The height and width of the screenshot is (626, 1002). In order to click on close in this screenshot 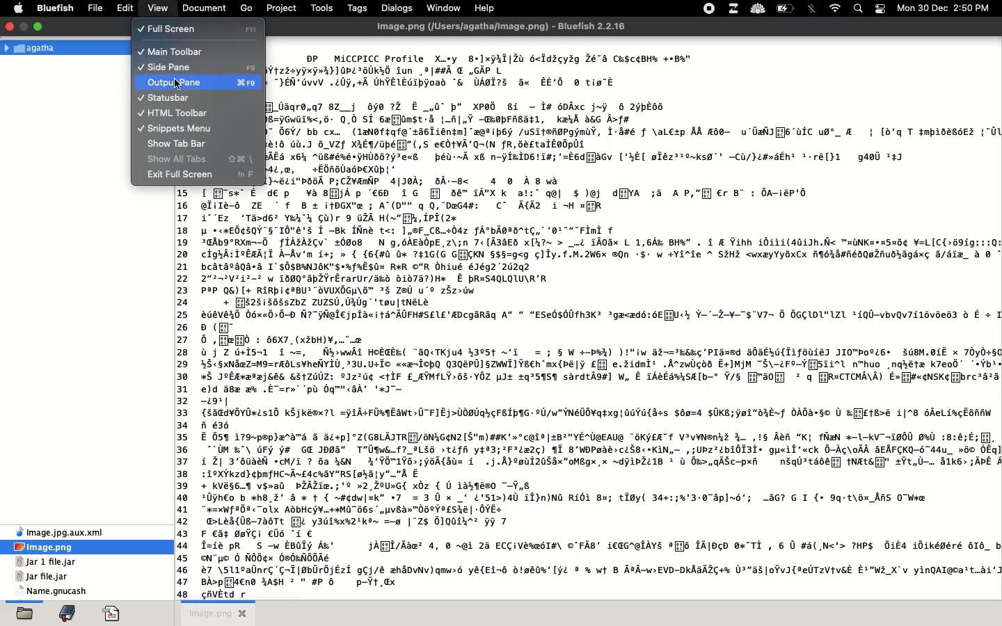, I will do `click(9, 25)`.